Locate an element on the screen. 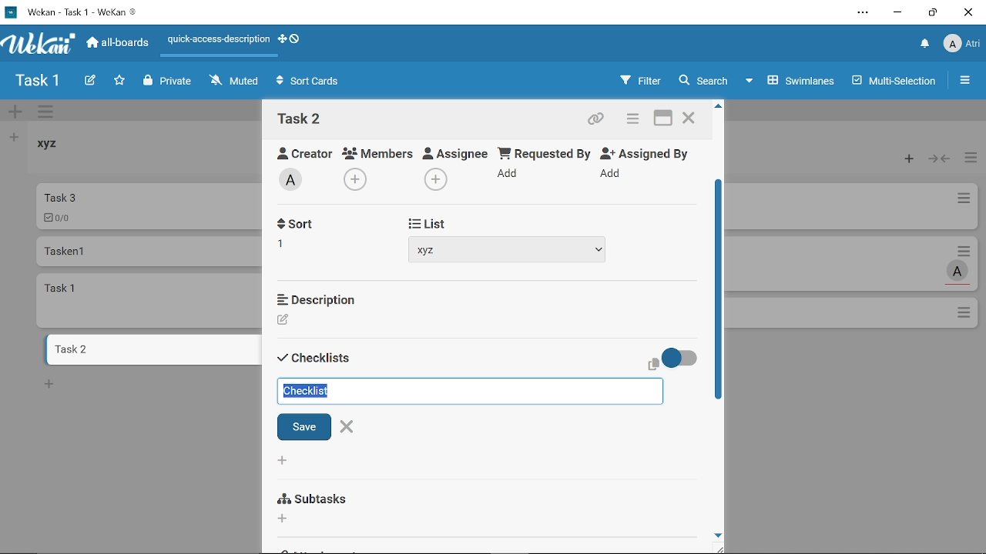 The width and height of the screenshot is (986, 554). copy text to clipboard is located at coordinates (653, 368).